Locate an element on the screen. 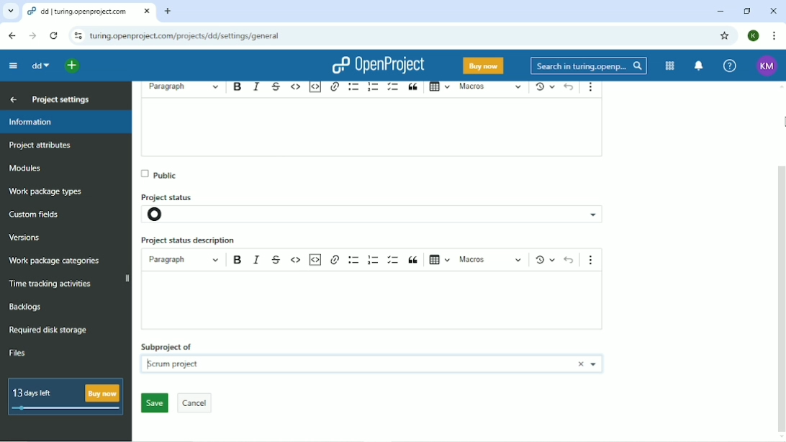 The width and height of the screenshot is (786, 442). Italic is located at coordinates (256, 86).